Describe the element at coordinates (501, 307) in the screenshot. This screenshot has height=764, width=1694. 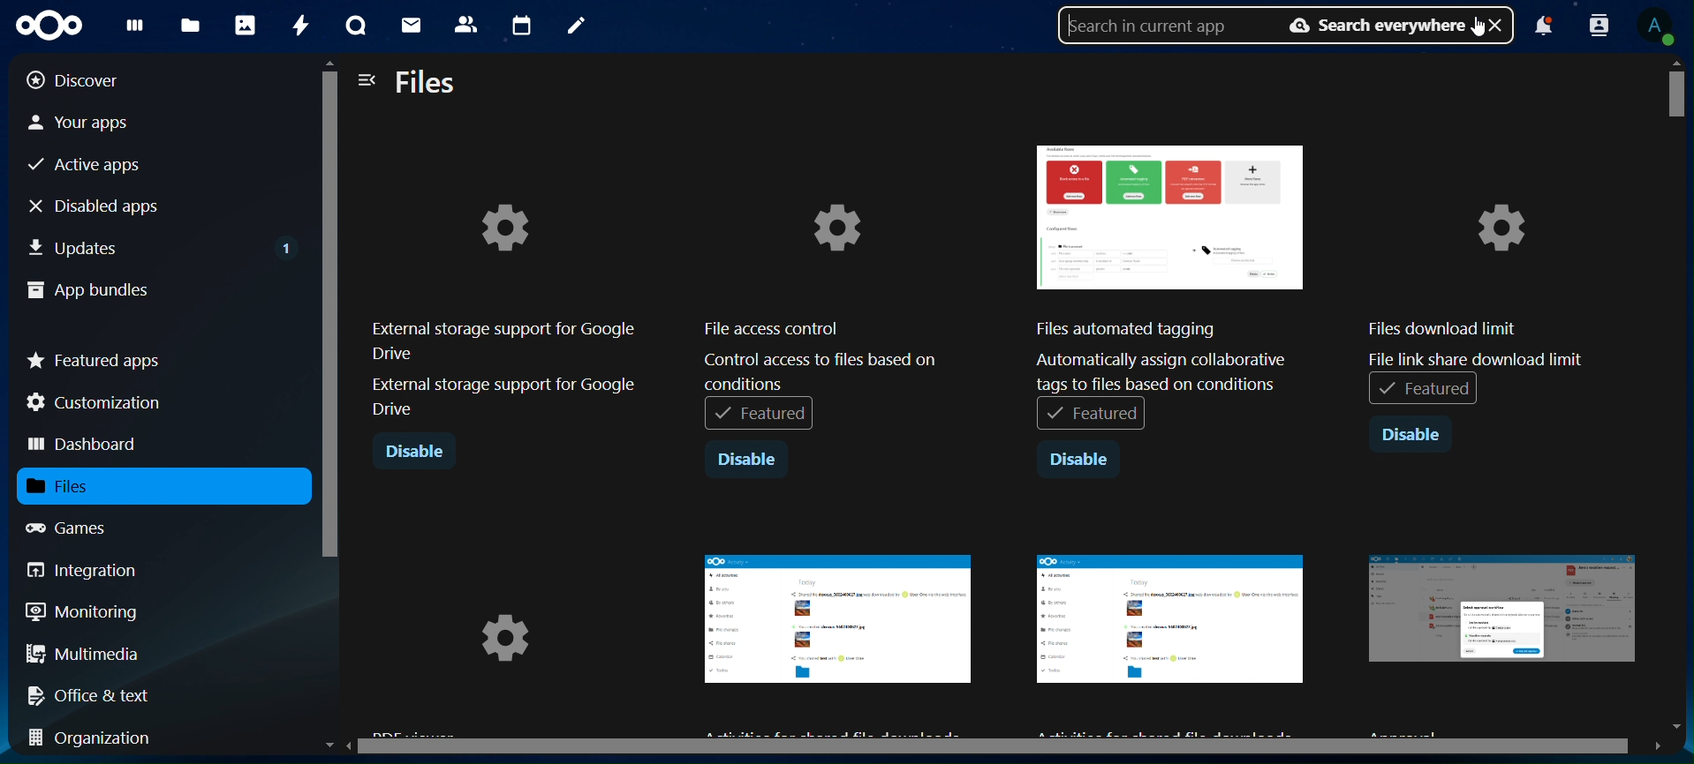
I see `external storage support for google drive external storage support for google drive` at that location.